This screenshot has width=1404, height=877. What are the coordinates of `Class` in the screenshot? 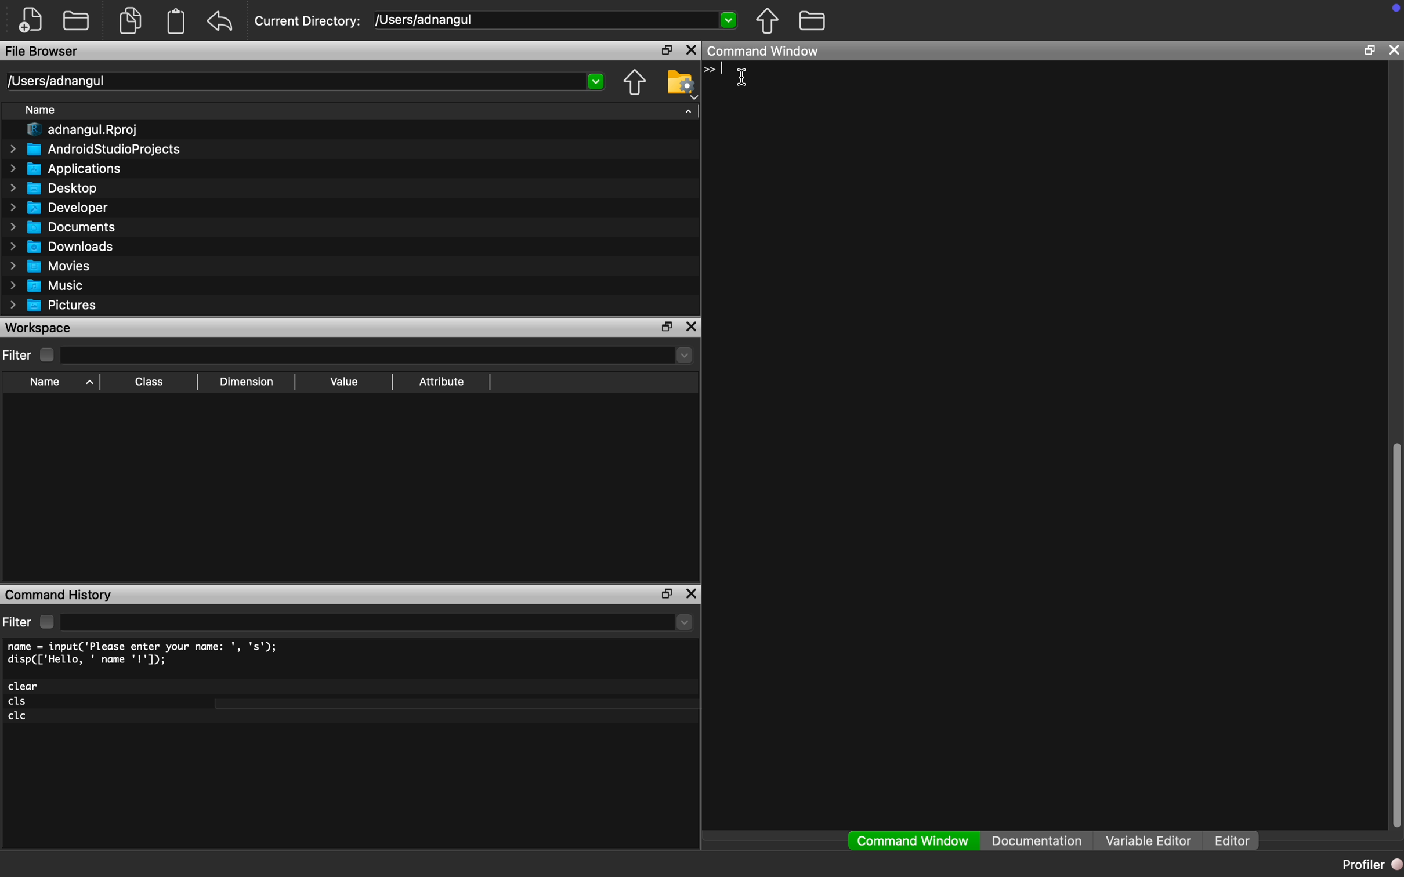 It's located at (147, 382).